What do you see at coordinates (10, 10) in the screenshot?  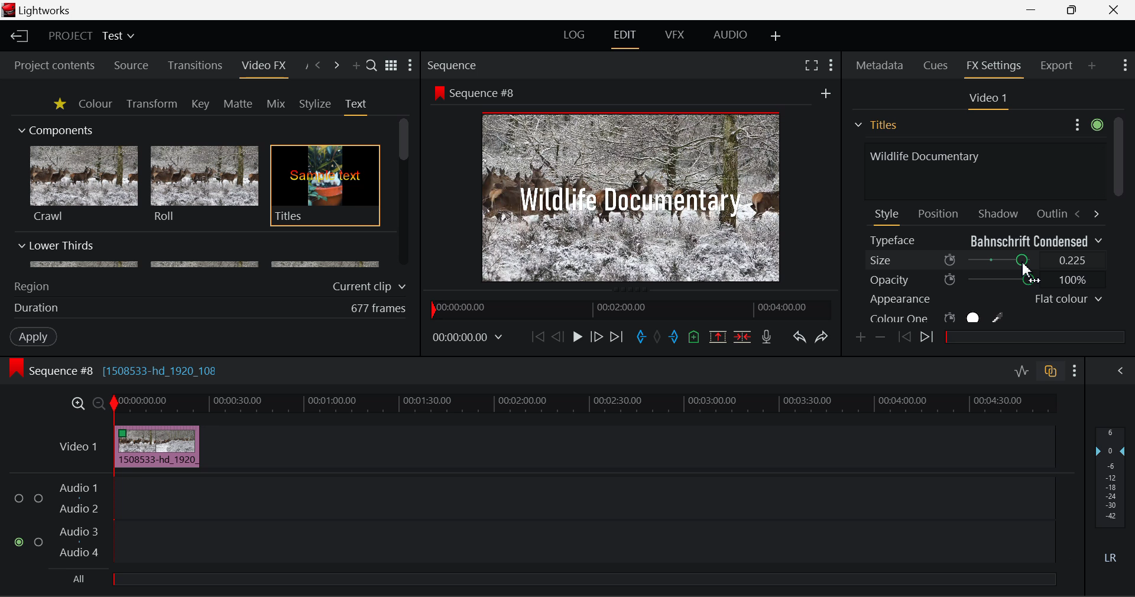 I see `logo` at bounding box center [10, 10].